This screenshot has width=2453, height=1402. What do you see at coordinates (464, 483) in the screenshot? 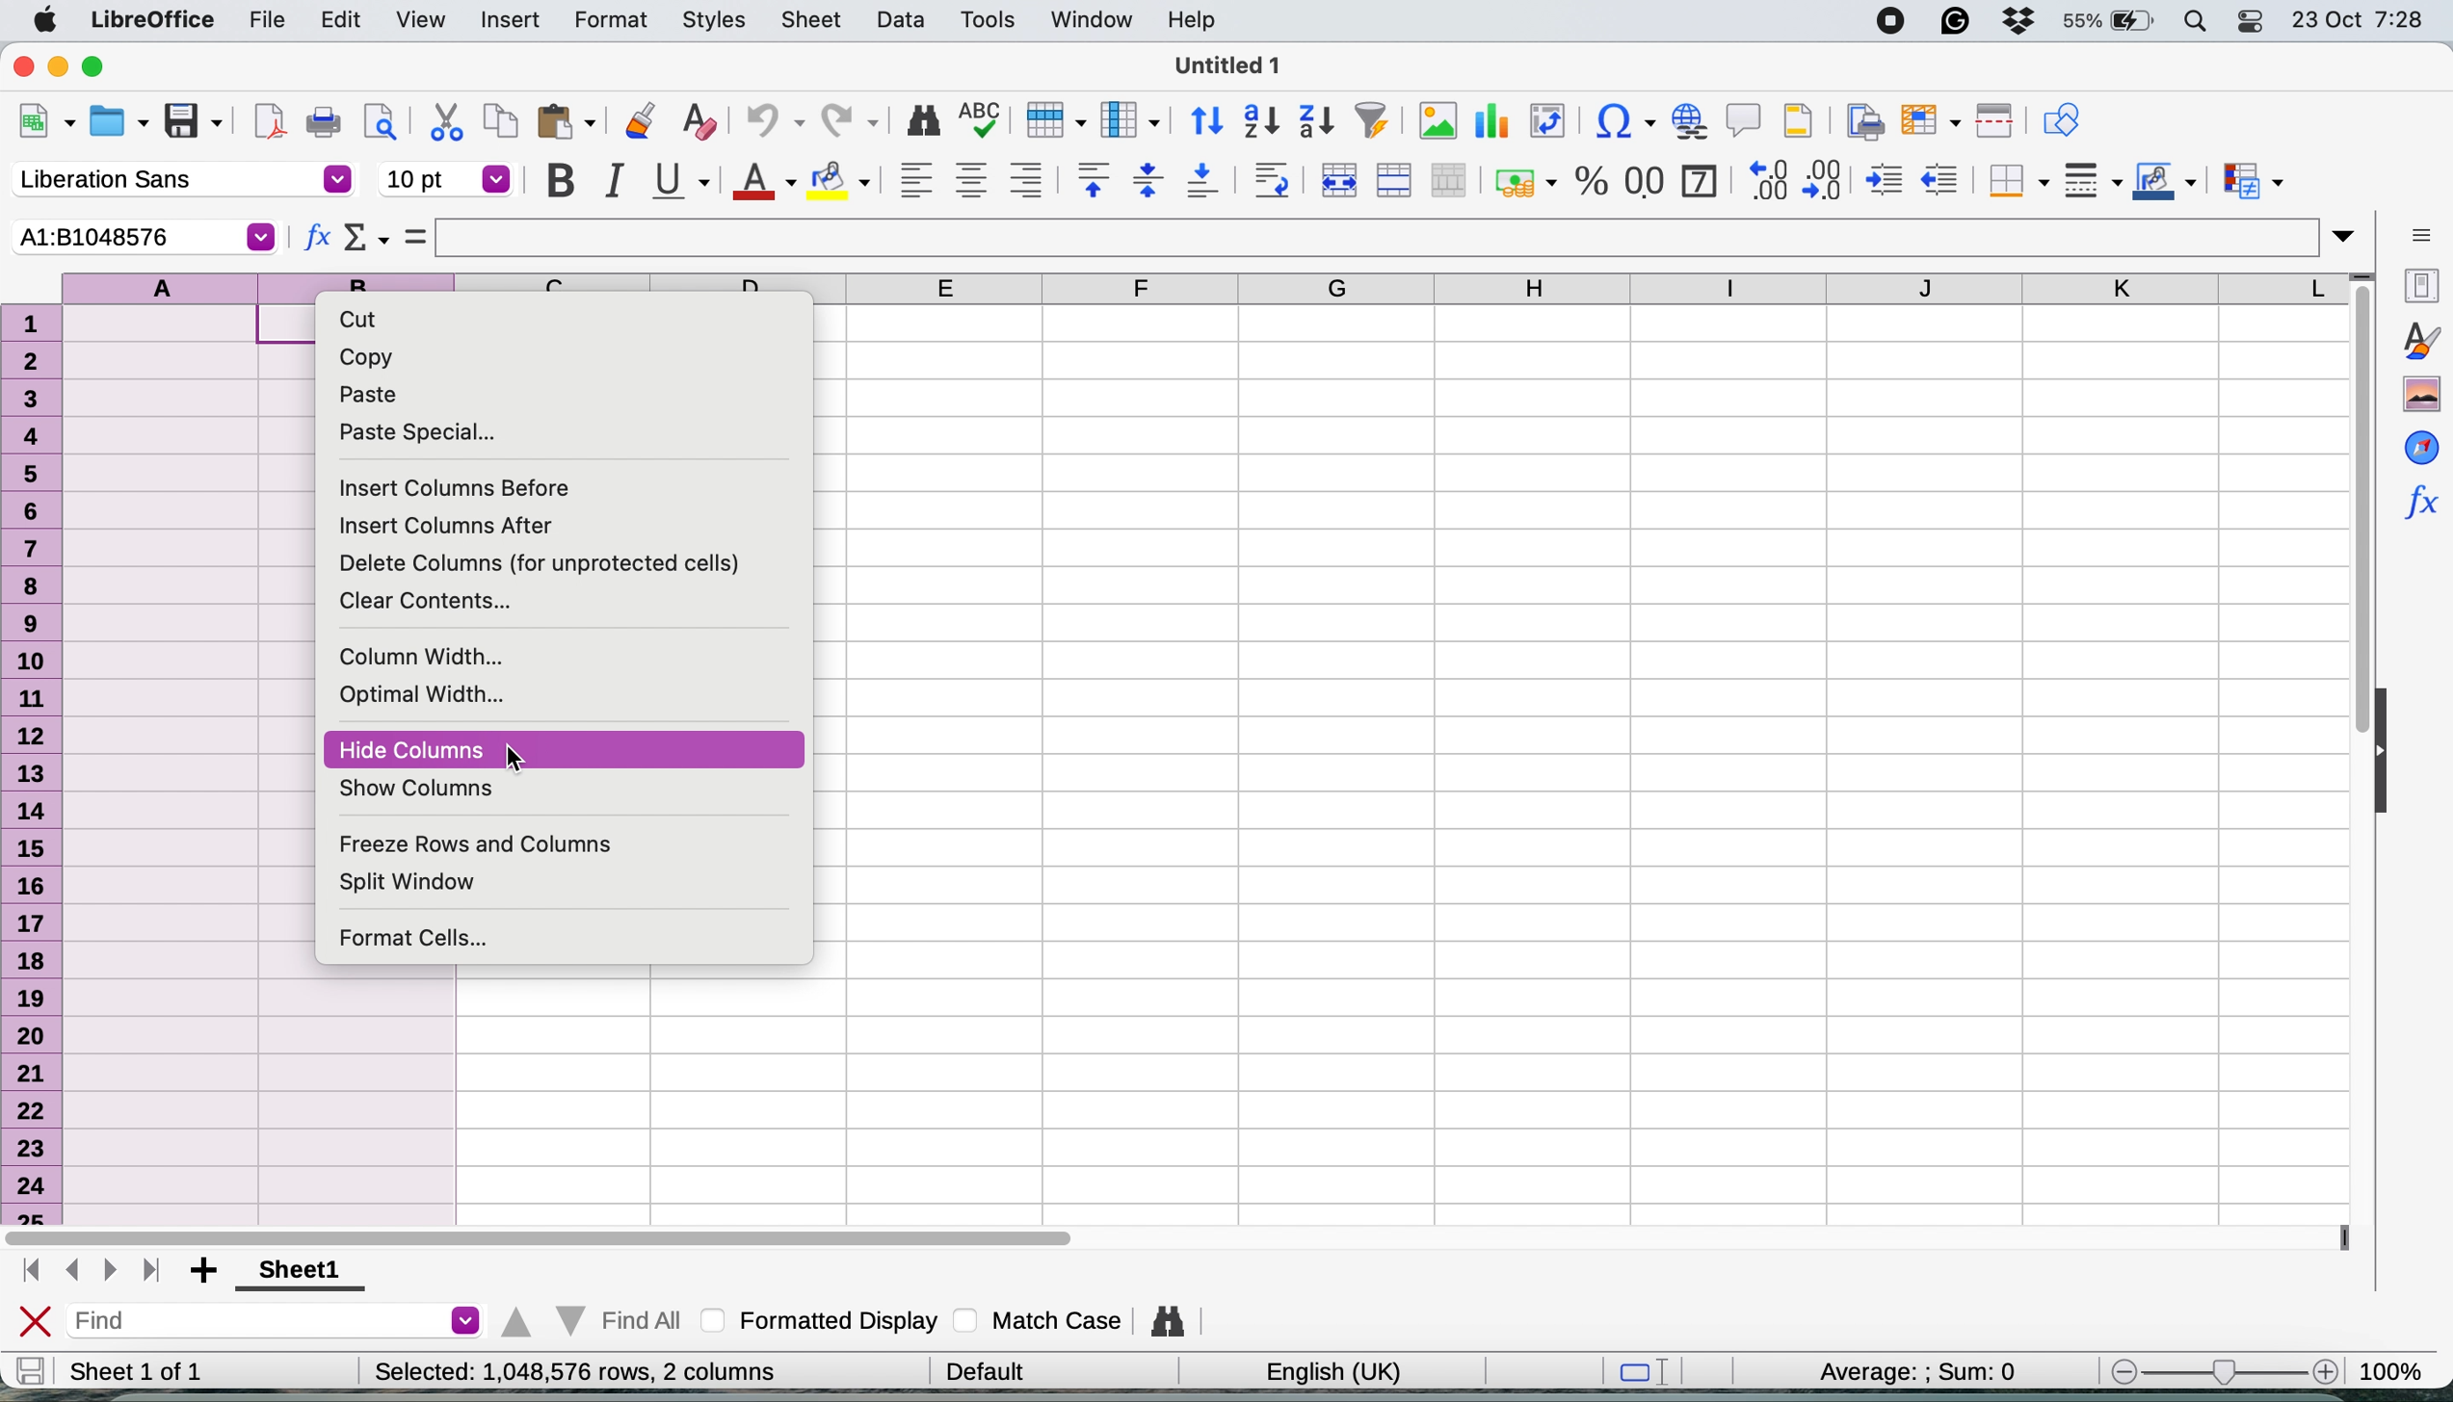
I see `insert columns before` at bounding box center [464, 483].